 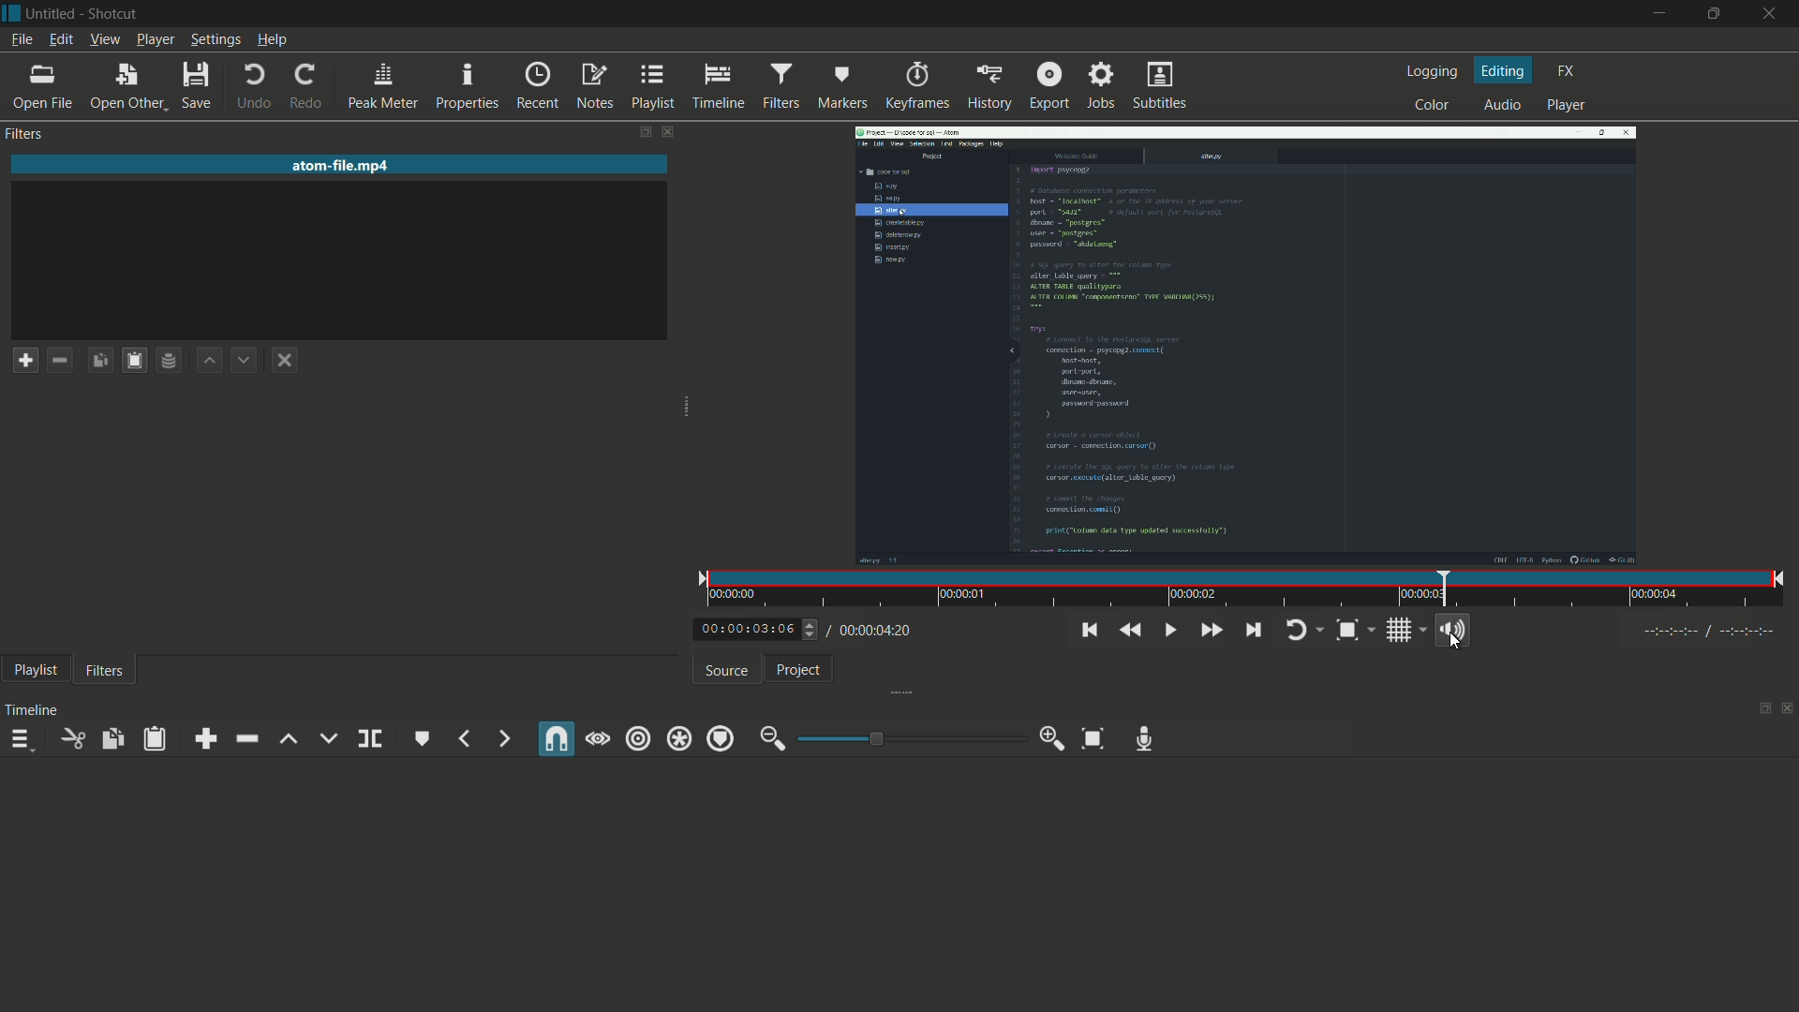 I want to click on close filter pane, so click(x=667, y=134).